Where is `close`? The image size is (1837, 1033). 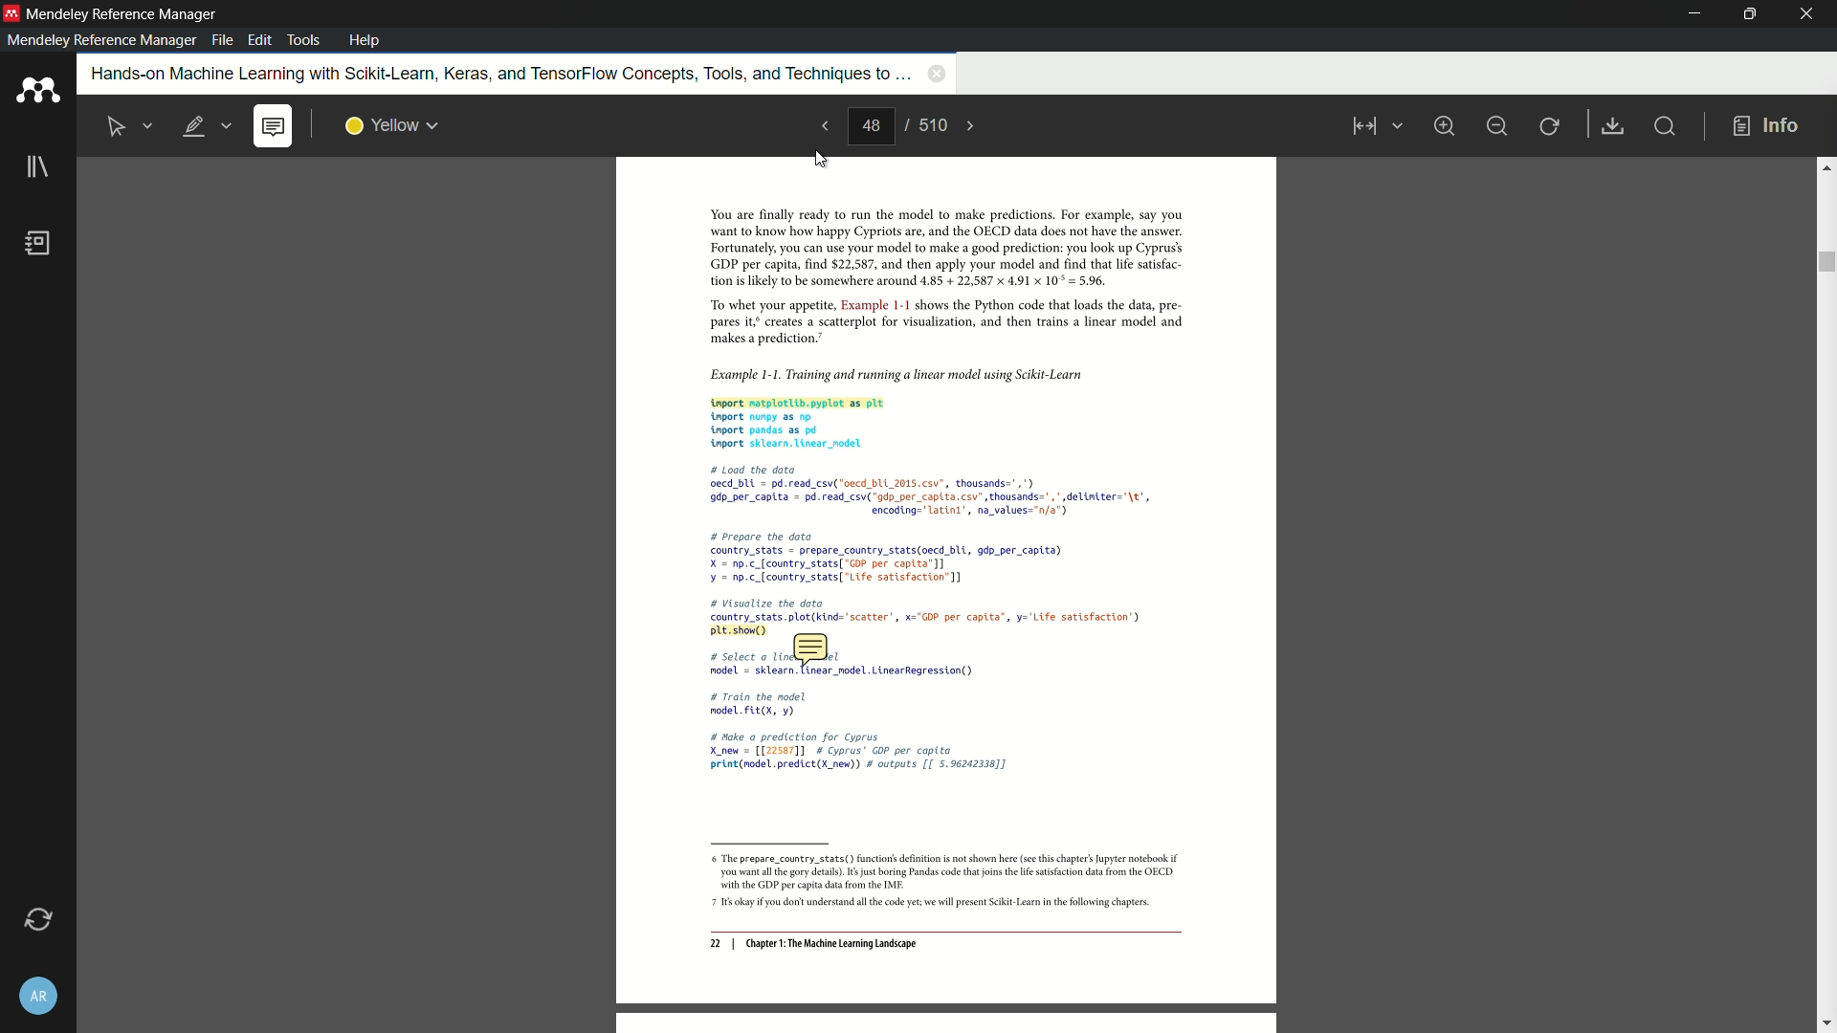 close is located at coordinates (1808, 14).